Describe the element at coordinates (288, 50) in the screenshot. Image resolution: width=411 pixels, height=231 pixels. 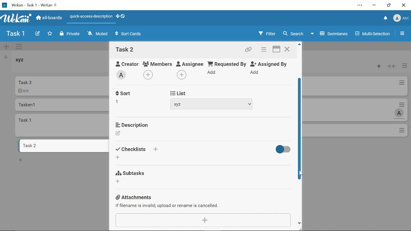
I see `Close card` at that location.